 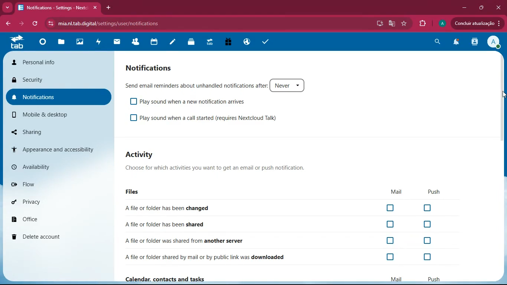 I want to click on refresh, so click(x=36, y=24).